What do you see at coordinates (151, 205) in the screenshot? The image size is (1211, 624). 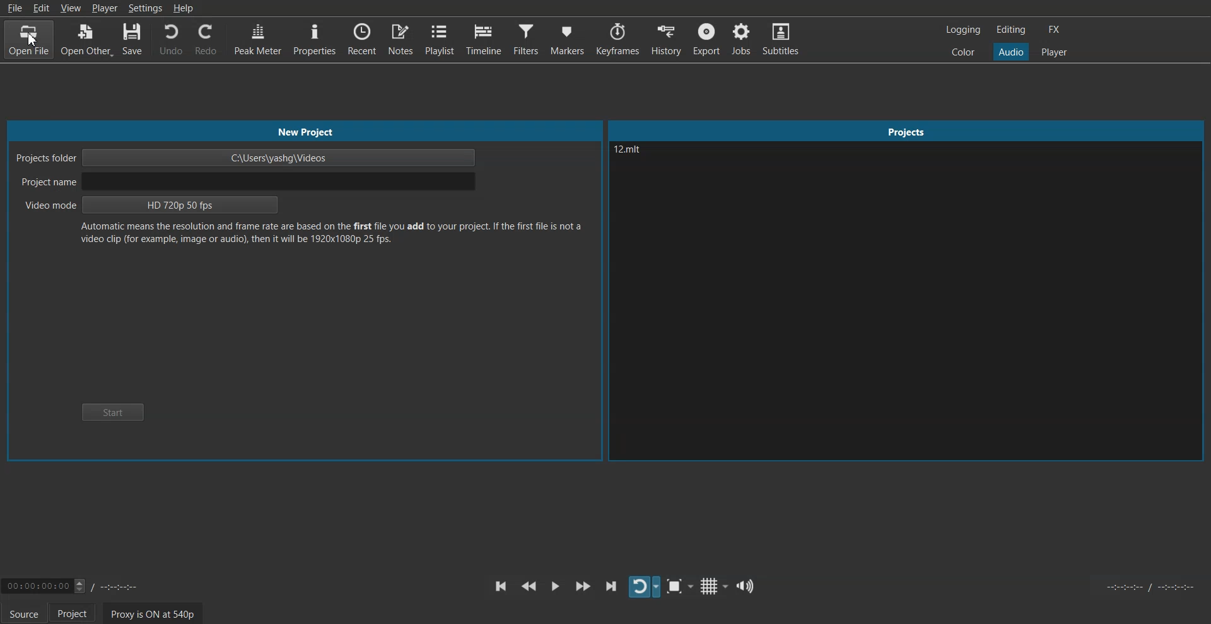 I see `Video mode` at bounding box center [151, 205].